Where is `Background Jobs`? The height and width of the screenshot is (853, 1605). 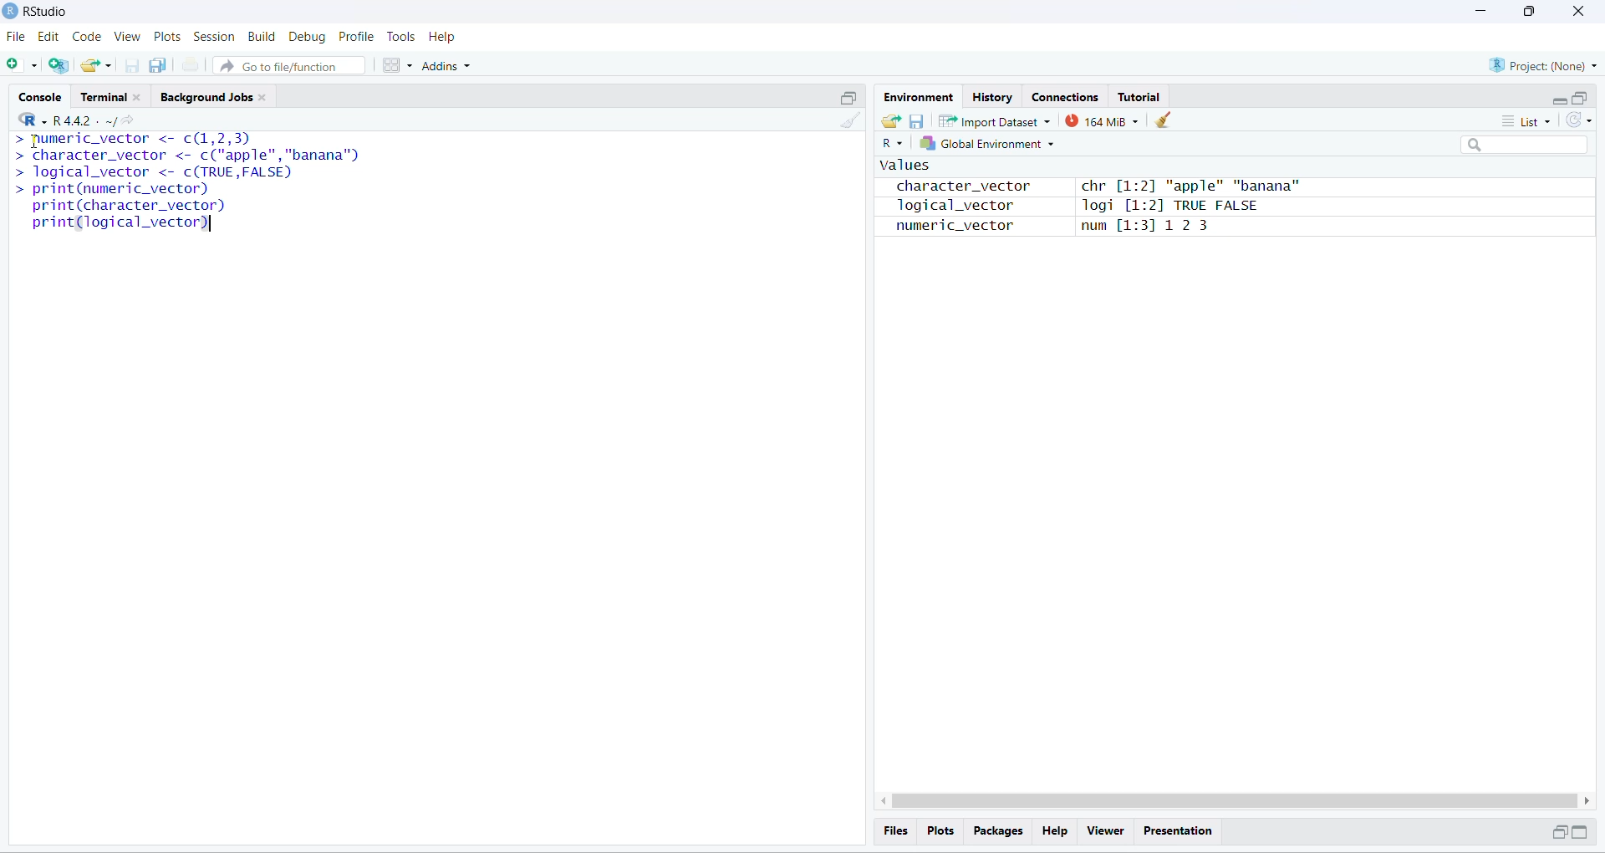
Background Jobs is located at coordinates (217, 95).